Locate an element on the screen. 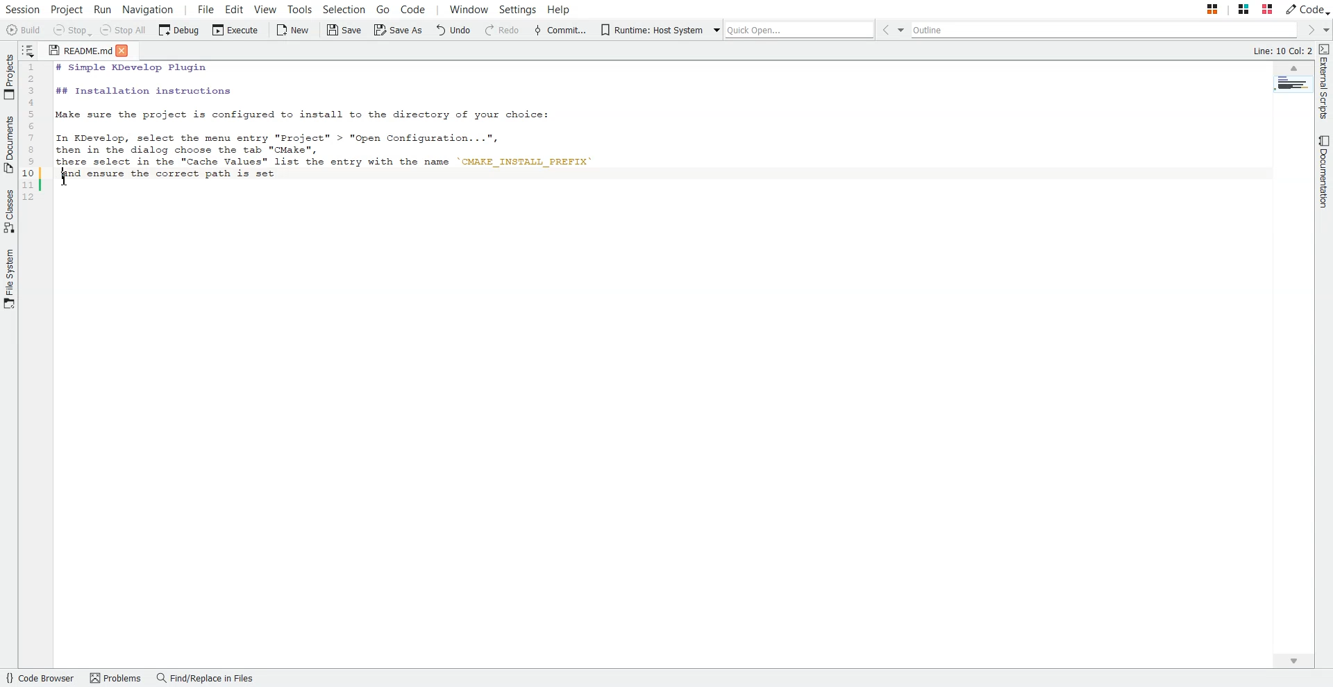 The height and width of the screenshot is (687, 1333). Stack is located at coordinates (1229, 8).